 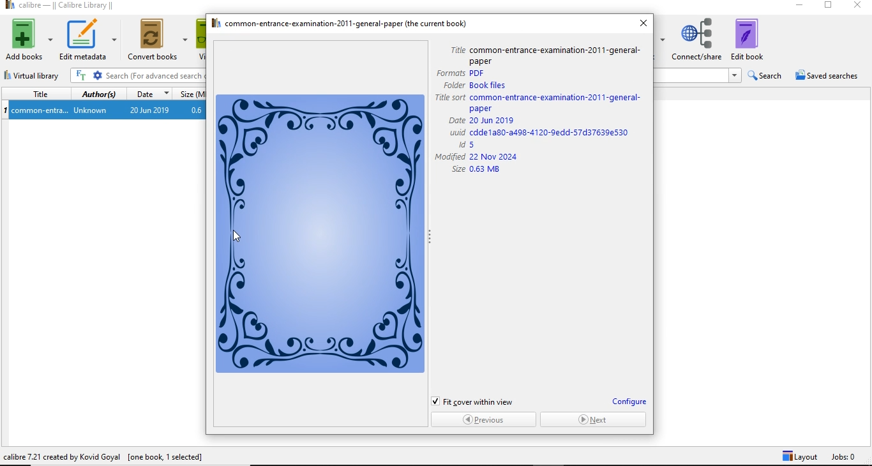 What do you see at coordinates (850, 457) in the screenshot?
I see `Jobs: 0` at bounding box center [850, 457].